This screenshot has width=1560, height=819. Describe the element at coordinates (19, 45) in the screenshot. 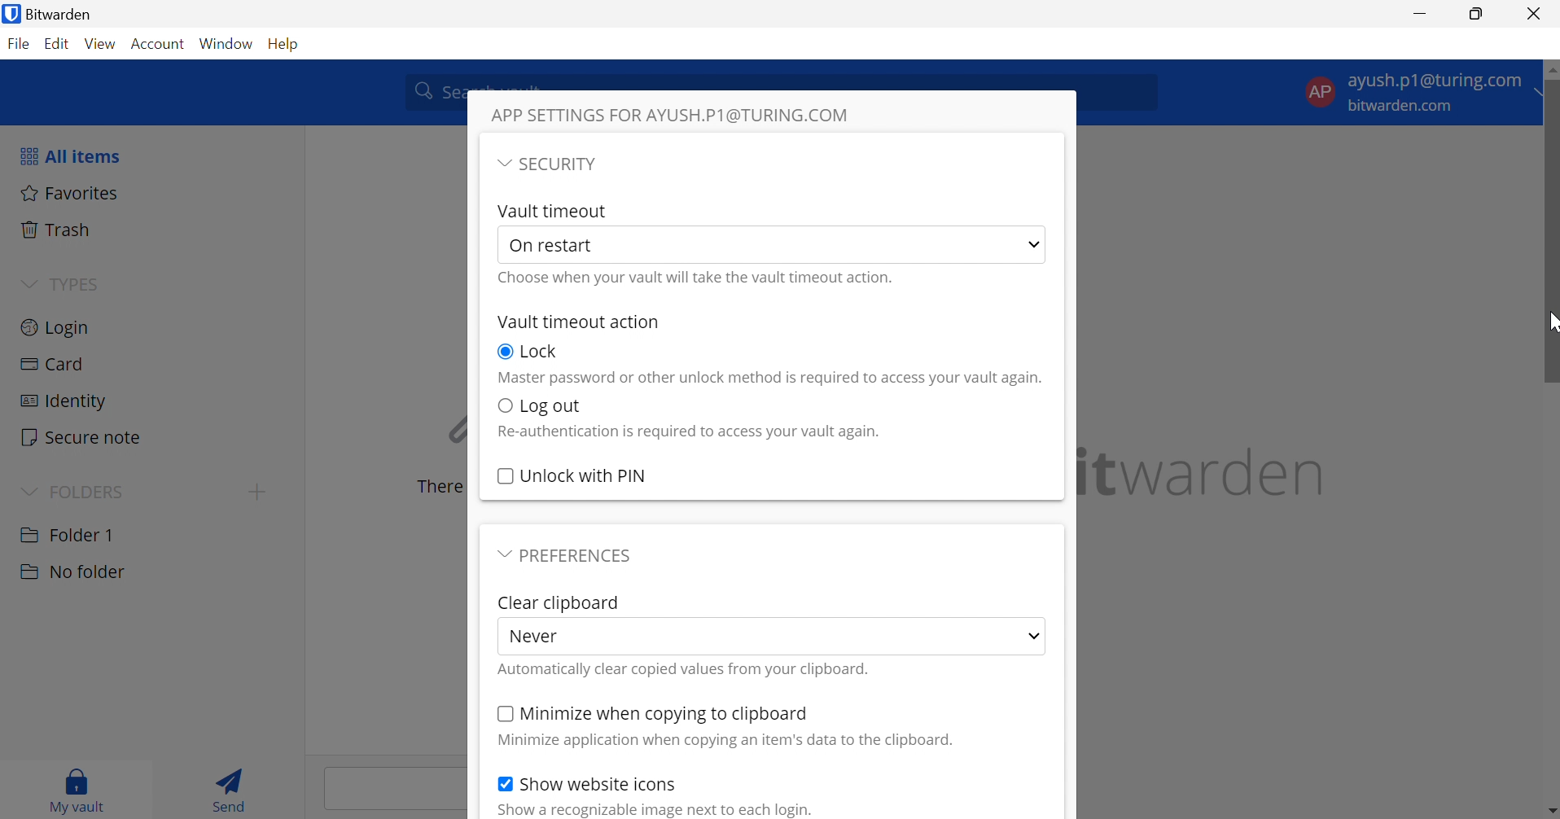

I see `File` at that location.